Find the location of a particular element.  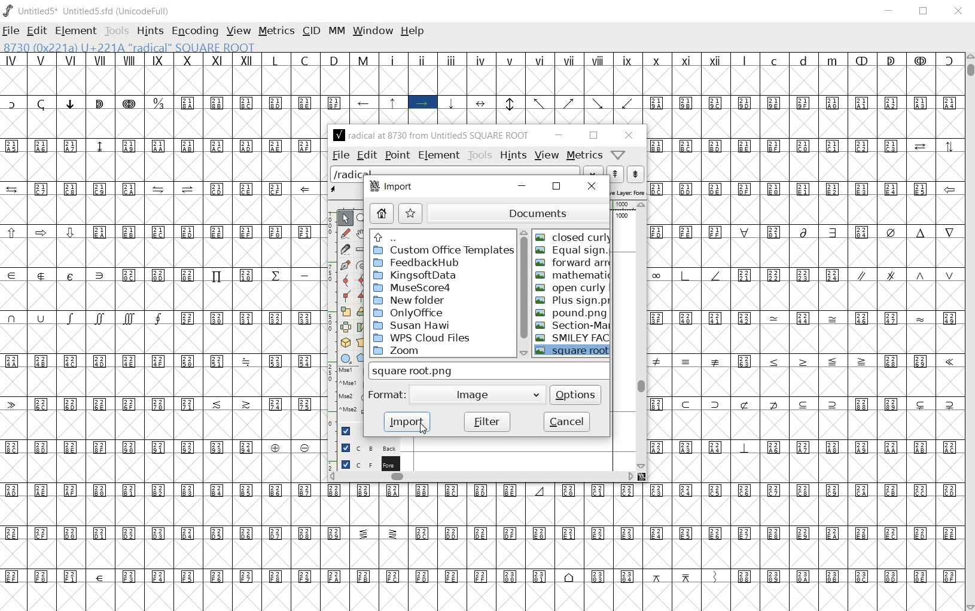

home is located at coordinates (380, 214).